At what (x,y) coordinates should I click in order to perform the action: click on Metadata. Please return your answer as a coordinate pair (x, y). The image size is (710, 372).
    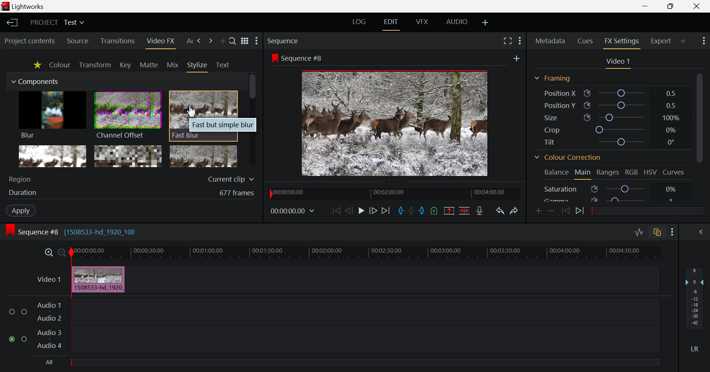
    Looking at the image, I should click on (550, 42).